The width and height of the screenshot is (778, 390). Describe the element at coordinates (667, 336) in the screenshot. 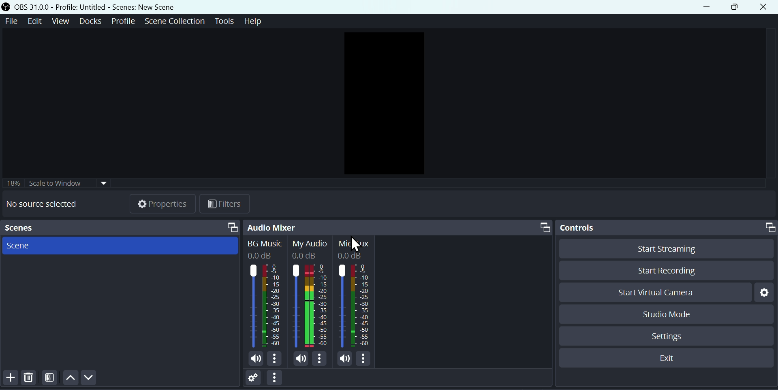

I see `Settings` at that location.